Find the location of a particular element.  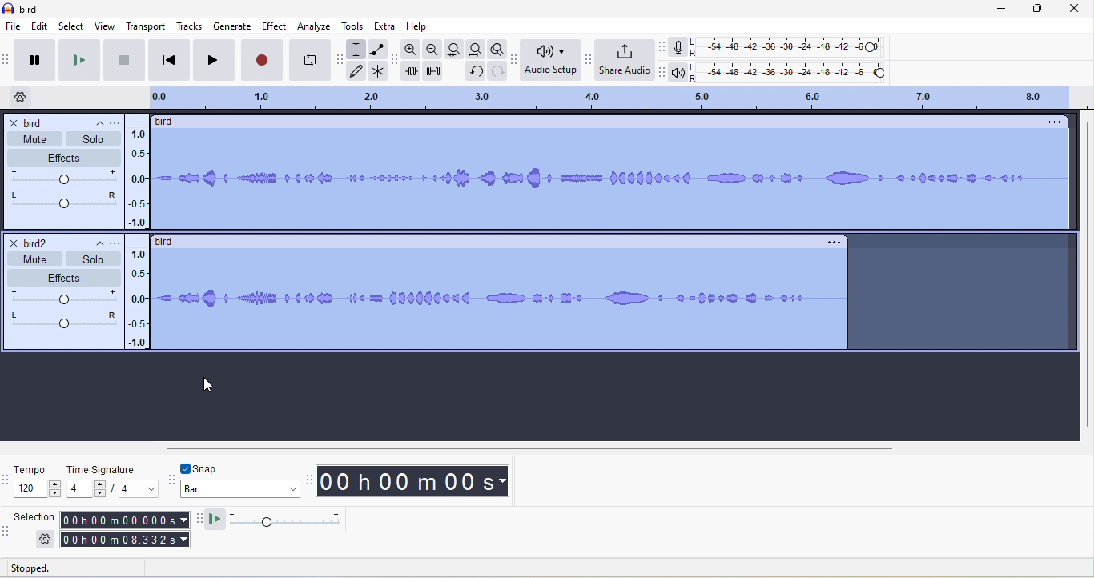

audacity edit tool is located at coordinates (393, 61).